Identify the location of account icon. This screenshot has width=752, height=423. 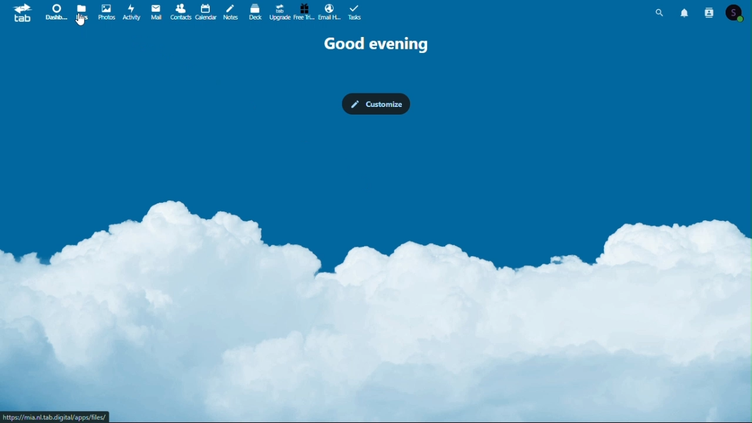
(737, 12).